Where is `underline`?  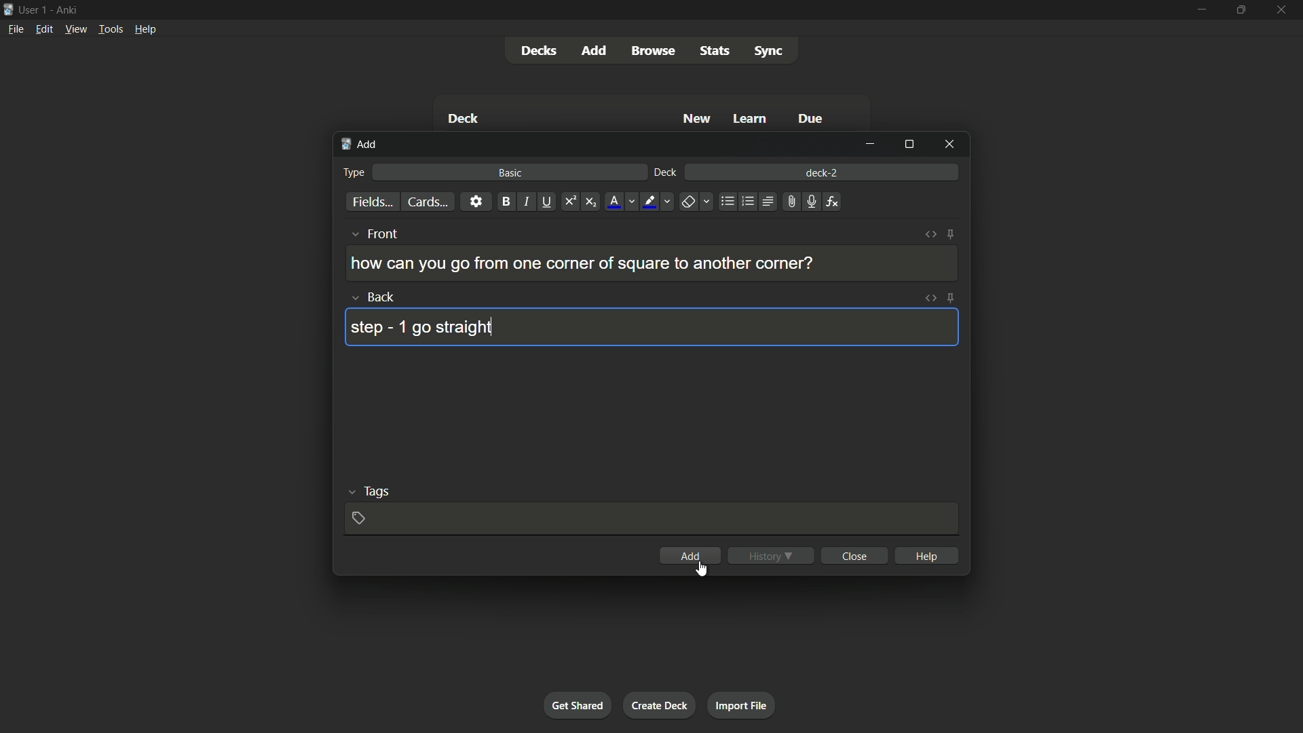 underline is located at coordinates (548, 202).